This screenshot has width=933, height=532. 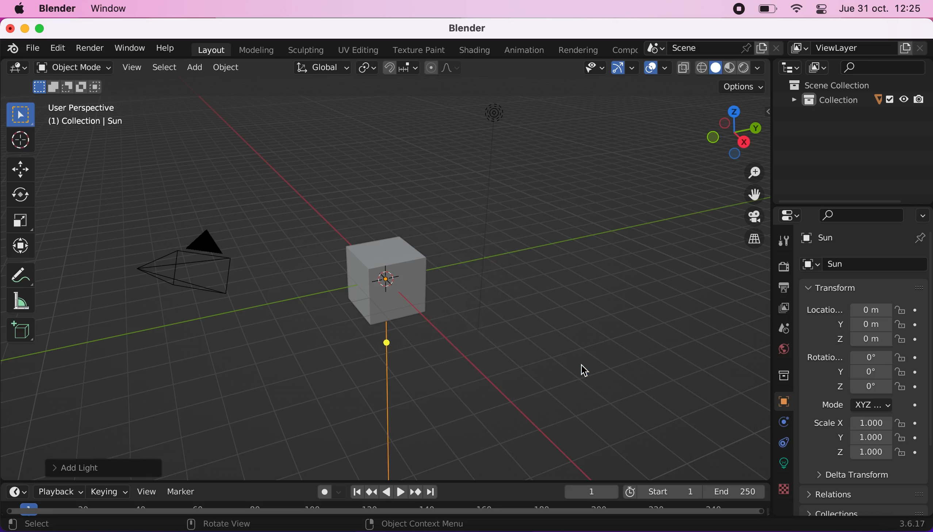 I want to click on zoom in/out, so click(x=746, y=172).